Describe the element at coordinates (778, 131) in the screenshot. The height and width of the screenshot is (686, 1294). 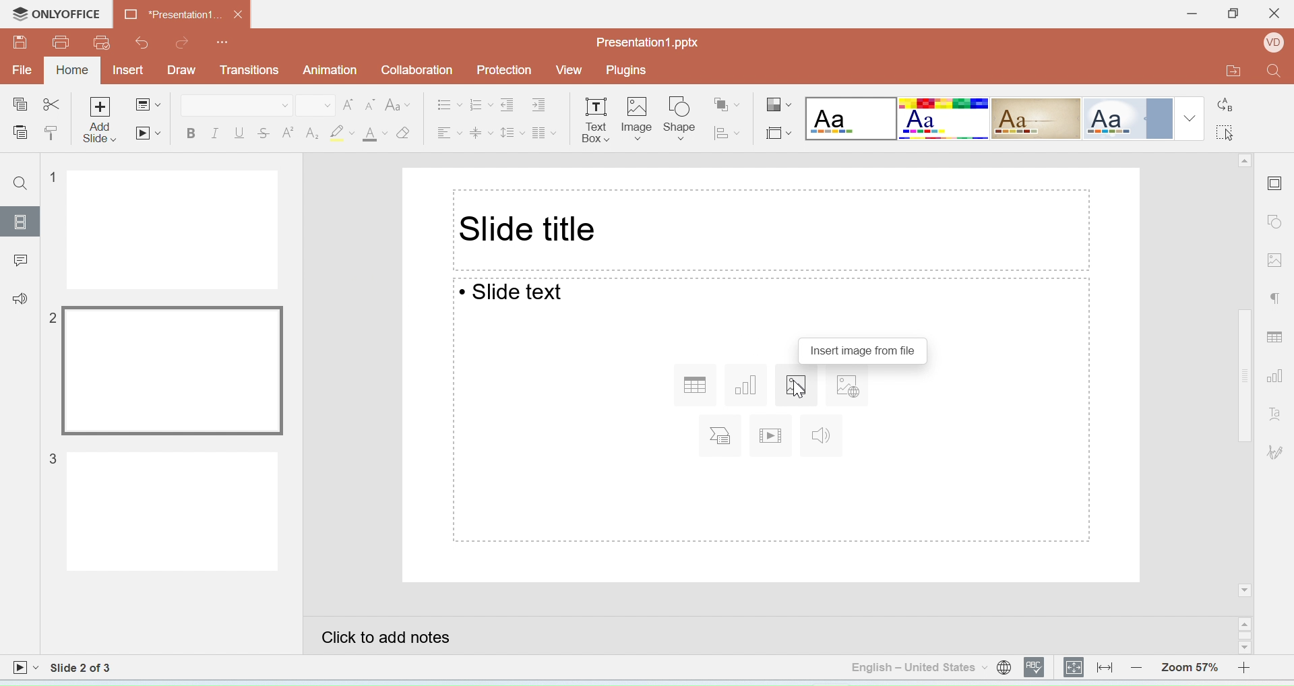
I see `Select slide size` at that location.